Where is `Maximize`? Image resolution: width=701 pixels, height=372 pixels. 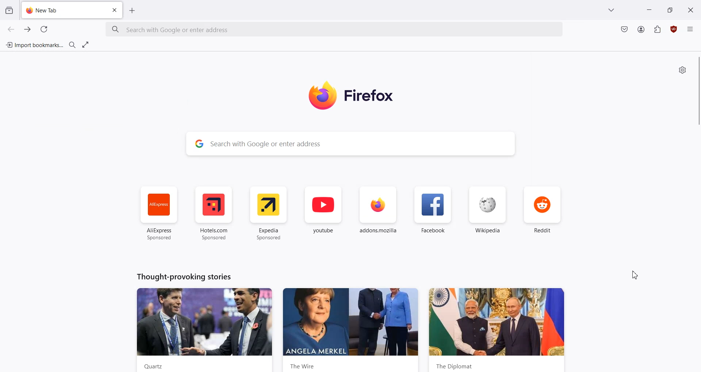
Maximize is located at coordinates (670, 9).